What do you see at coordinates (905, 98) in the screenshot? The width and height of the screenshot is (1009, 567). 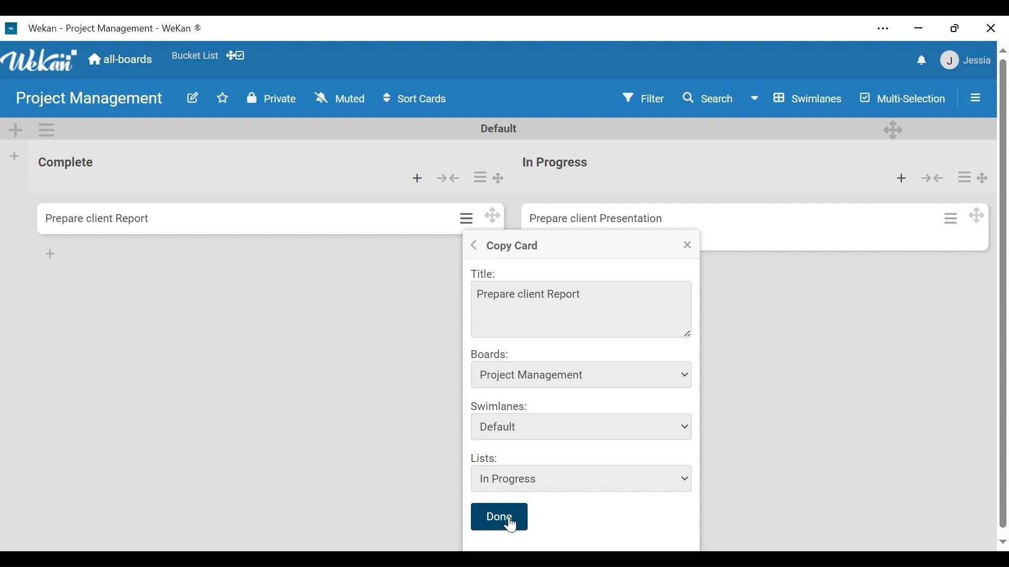 I see `Multi-Selection` at bounding box center [905, 98].